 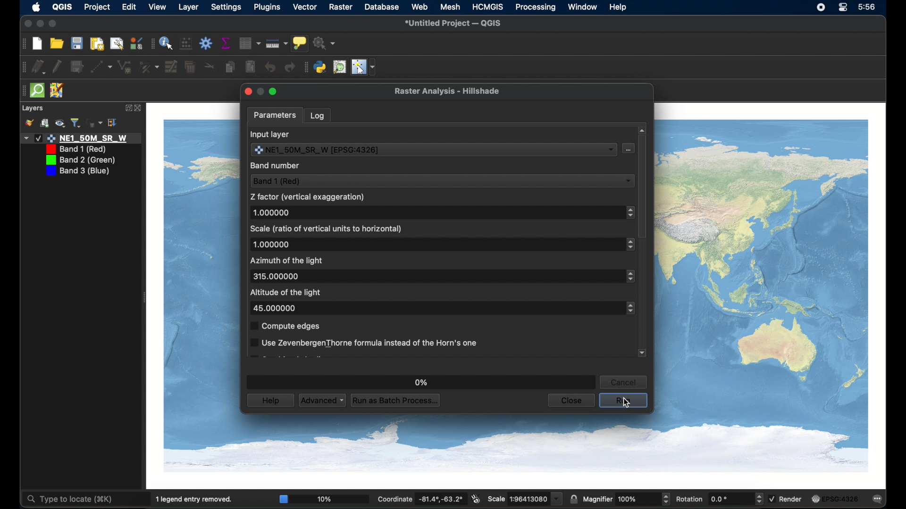 I want to click on screen recorder icon, so click(x=821, y=8).